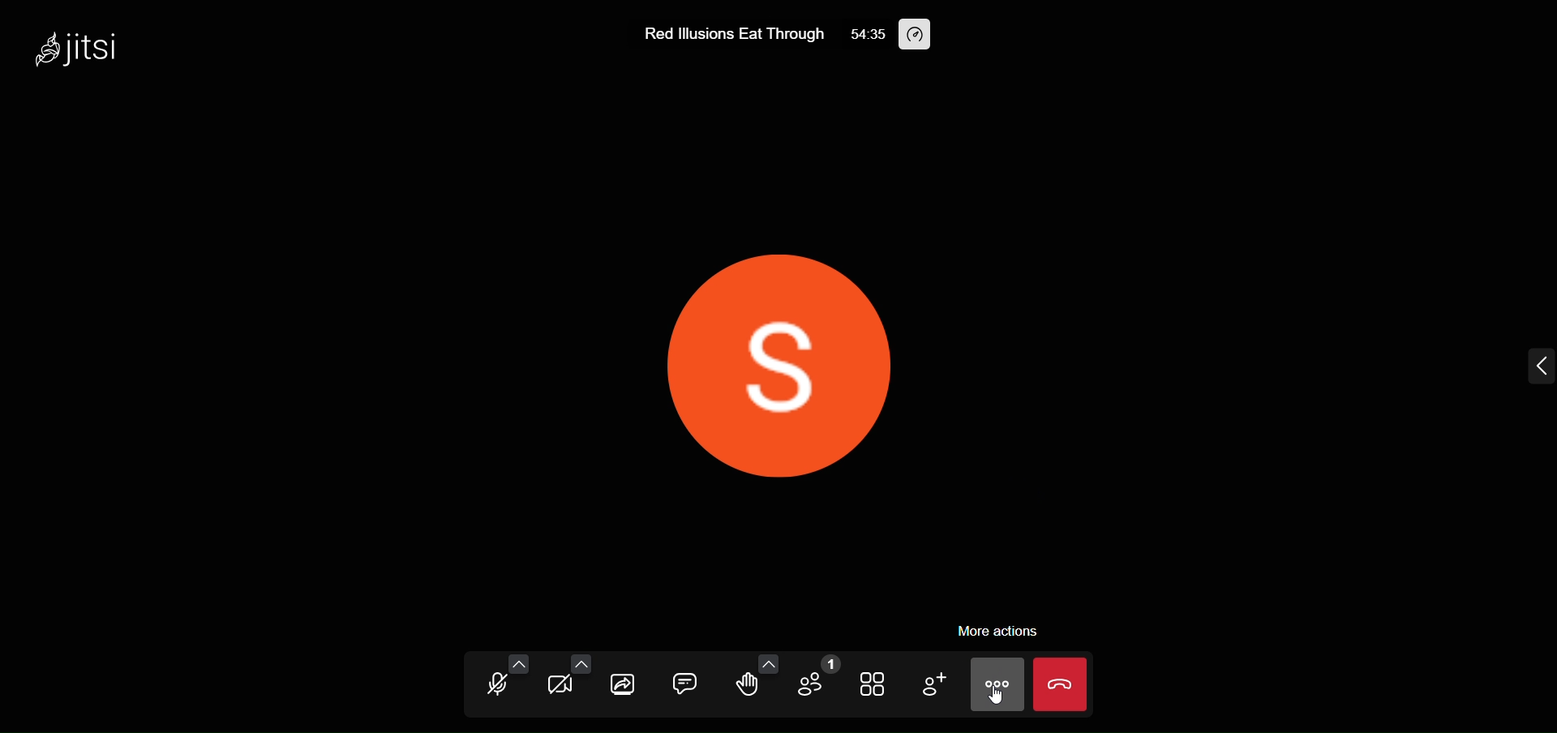 This screenshot has width=1557, height=733. Describe the element at coordinates (728, 37) in the screenshot. I see `Red lllusions Eat Through` at that location.